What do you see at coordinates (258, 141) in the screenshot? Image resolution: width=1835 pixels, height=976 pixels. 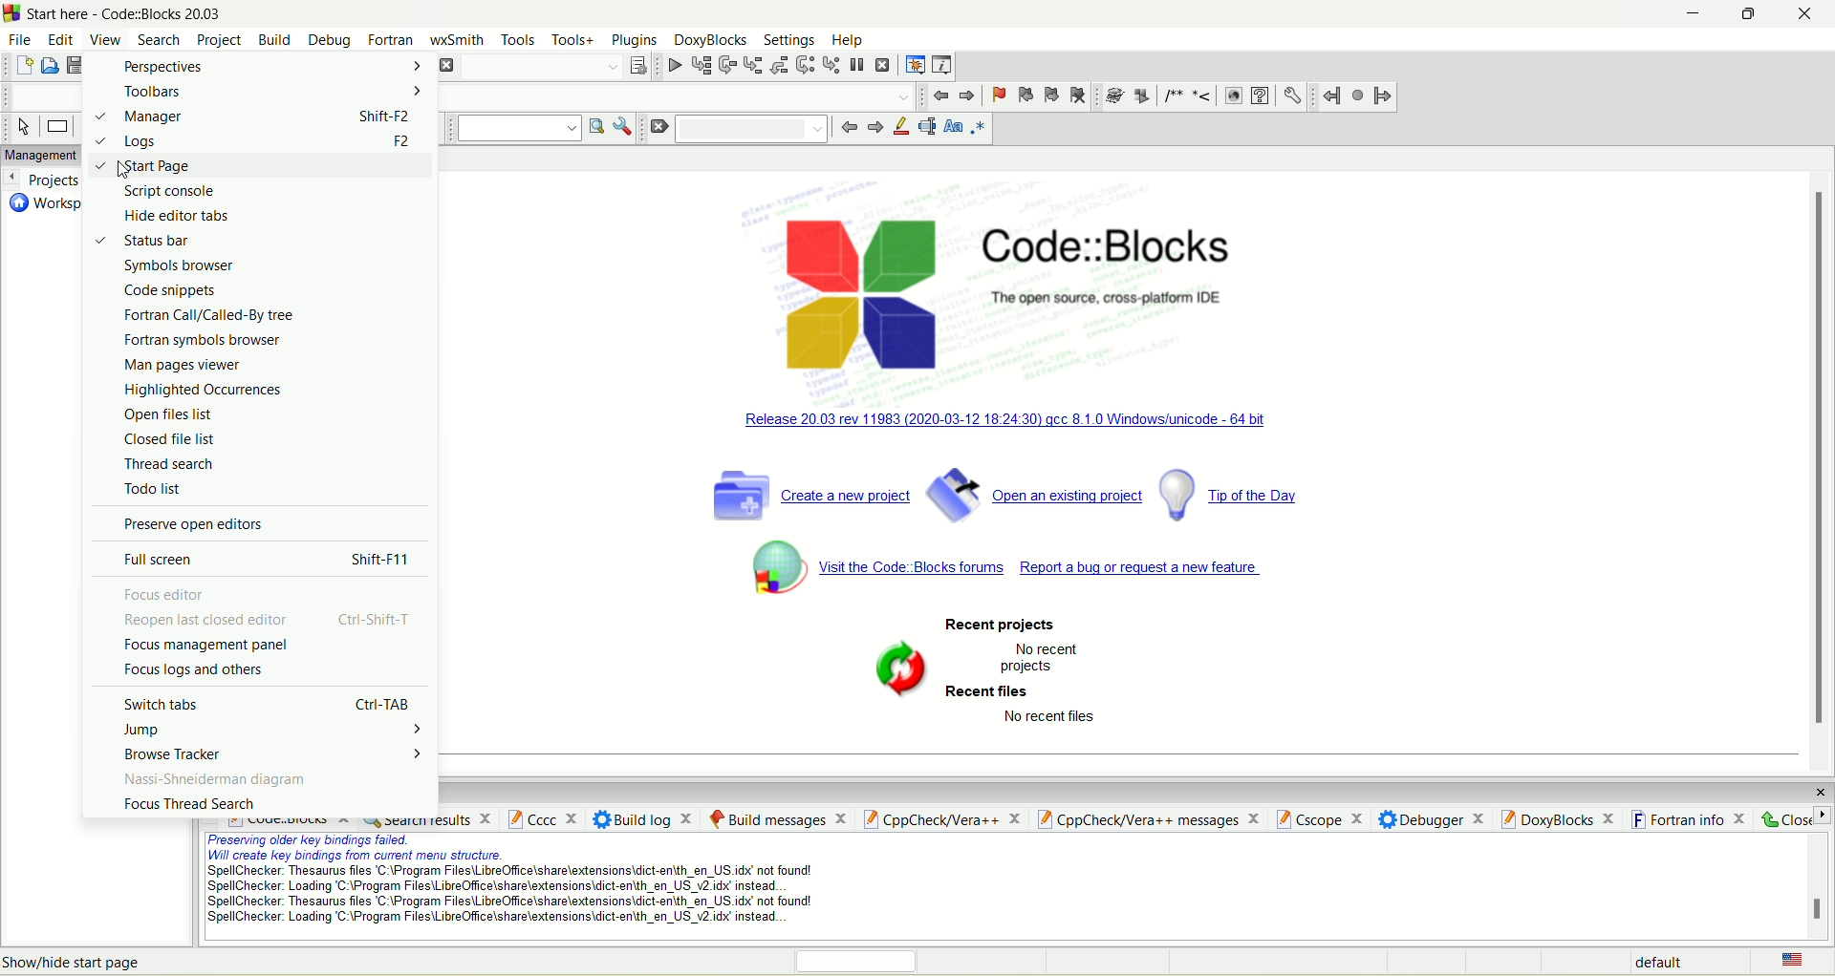 I see `logs` at bounding box center [258, 141].